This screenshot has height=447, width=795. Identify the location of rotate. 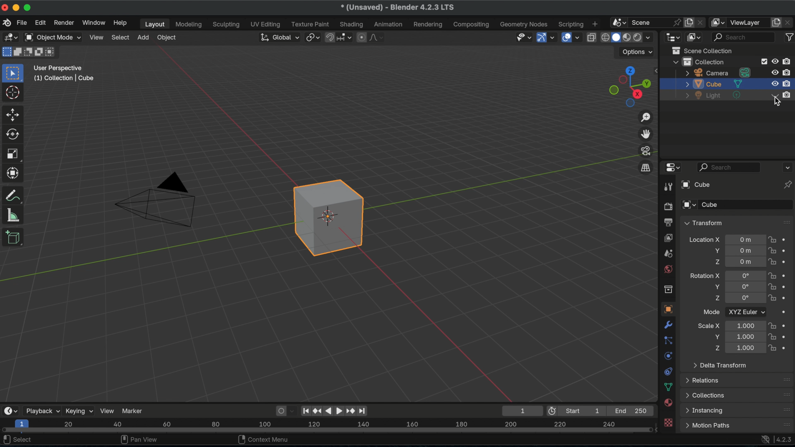
(11, 134).